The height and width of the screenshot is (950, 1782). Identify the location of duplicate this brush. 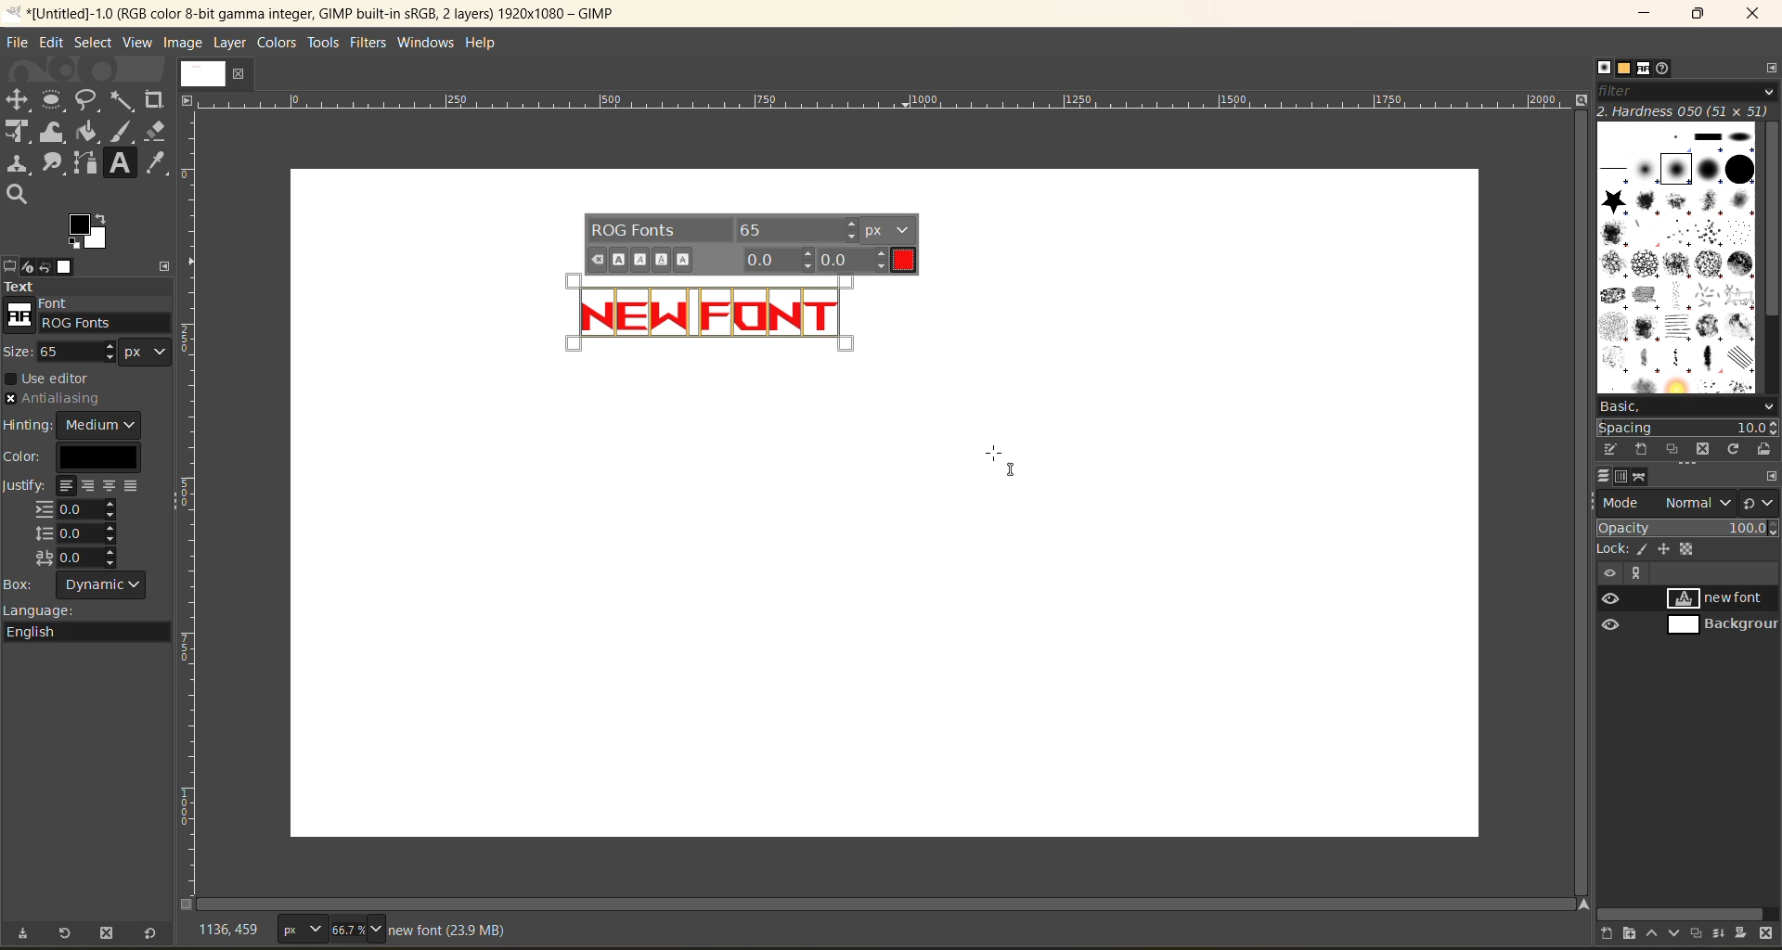
(1676, 449).